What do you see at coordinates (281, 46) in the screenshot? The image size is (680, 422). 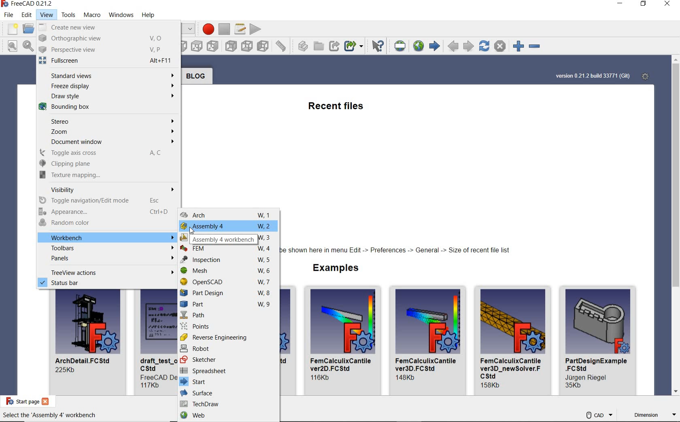 I see `measure distance` at bounding box center [281, 46].